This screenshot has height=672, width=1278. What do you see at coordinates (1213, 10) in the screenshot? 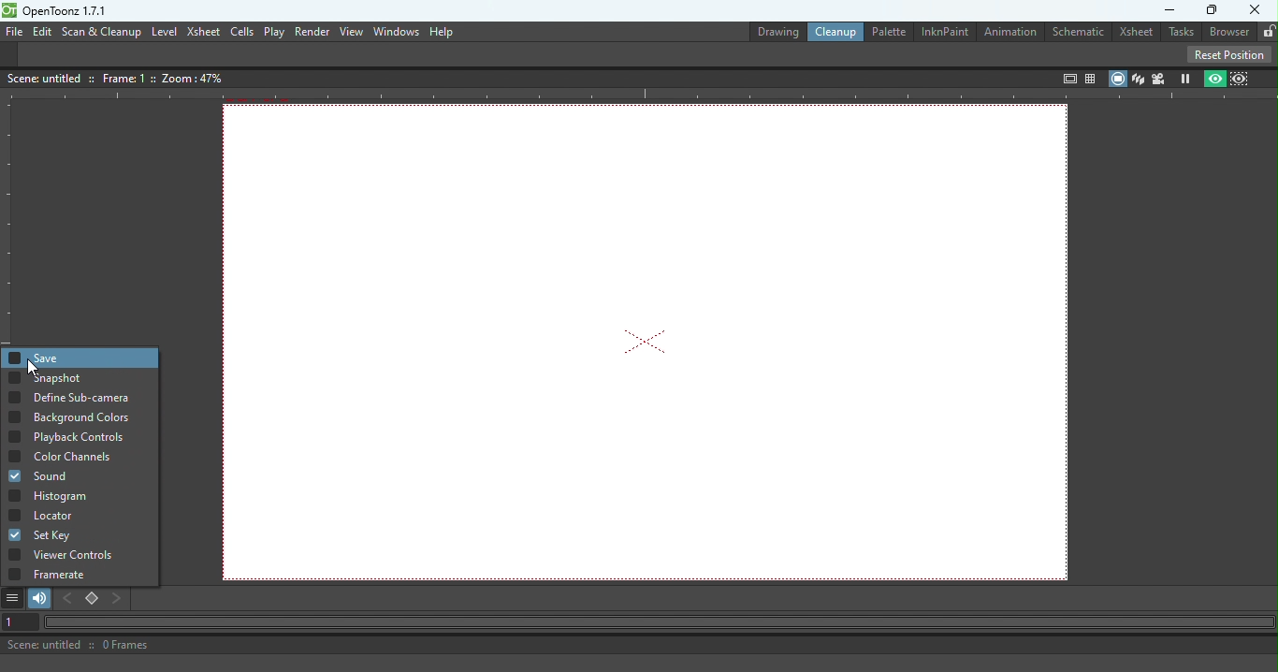
I see `Maximize` at bounding box center [1213, 10].